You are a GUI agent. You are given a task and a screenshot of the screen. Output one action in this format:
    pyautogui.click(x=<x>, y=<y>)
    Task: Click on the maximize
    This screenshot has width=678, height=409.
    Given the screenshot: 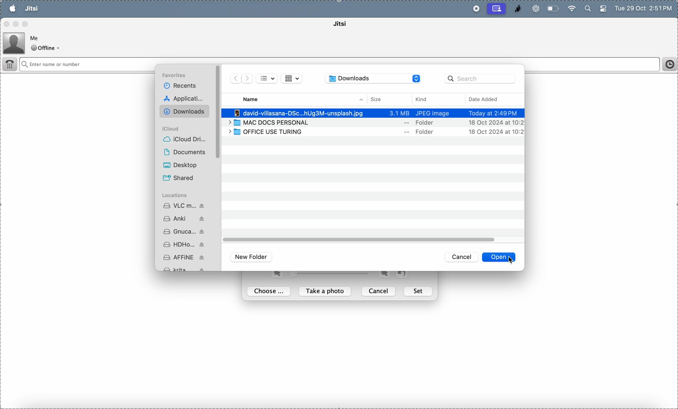 What is the action you would take?
    pyautogui.click(x=26, y=23)
    